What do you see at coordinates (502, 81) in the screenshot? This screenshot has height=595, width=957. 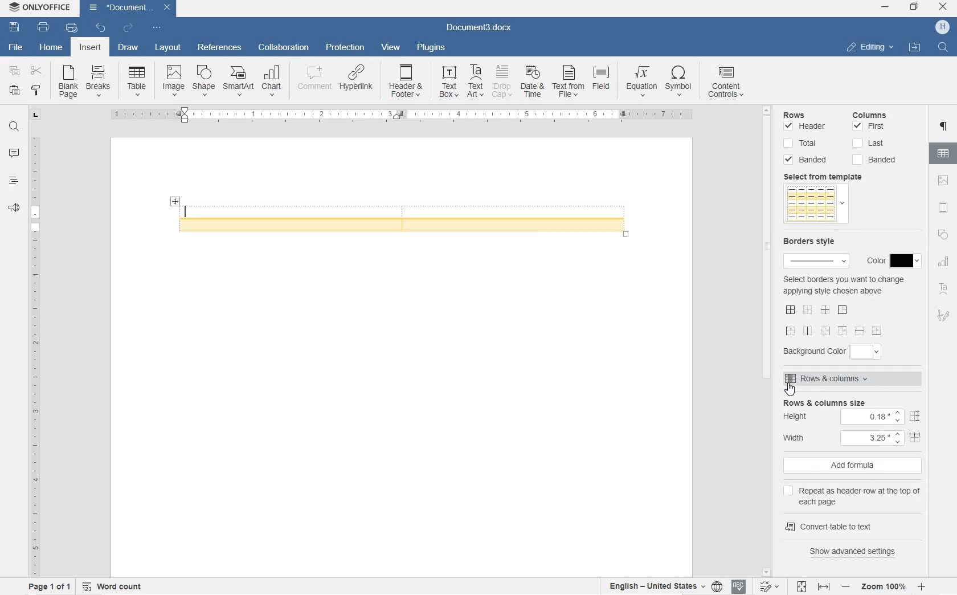 I see `Drop Cap` at bounding box center [502, 81].